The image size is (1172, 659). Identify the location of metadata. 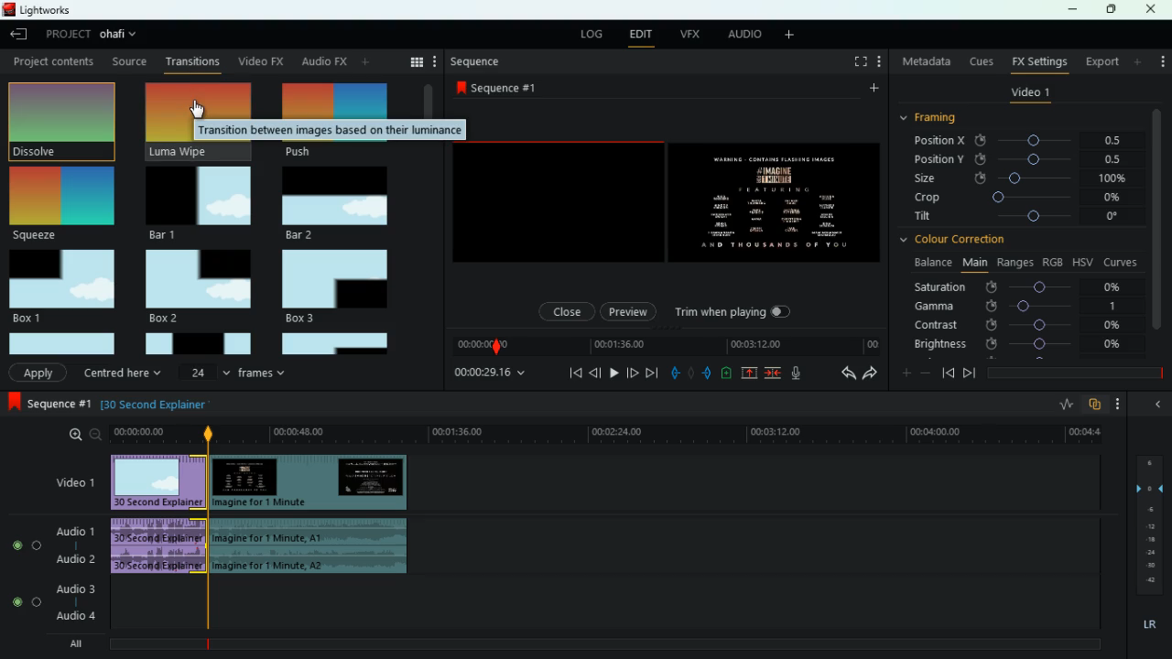
(927, 61).